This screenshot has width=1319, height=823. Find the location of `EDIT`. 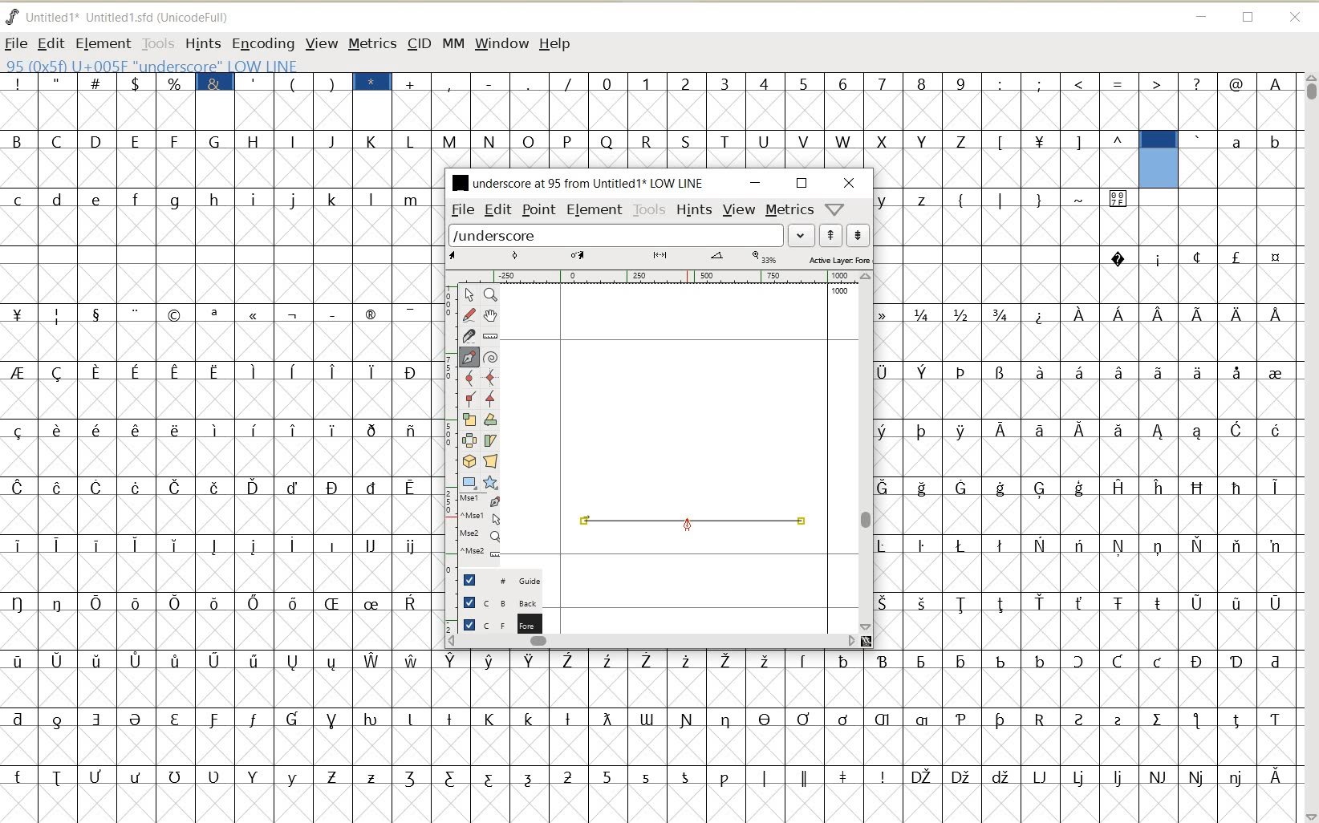

EDIT is located at coordinates (50, 44).